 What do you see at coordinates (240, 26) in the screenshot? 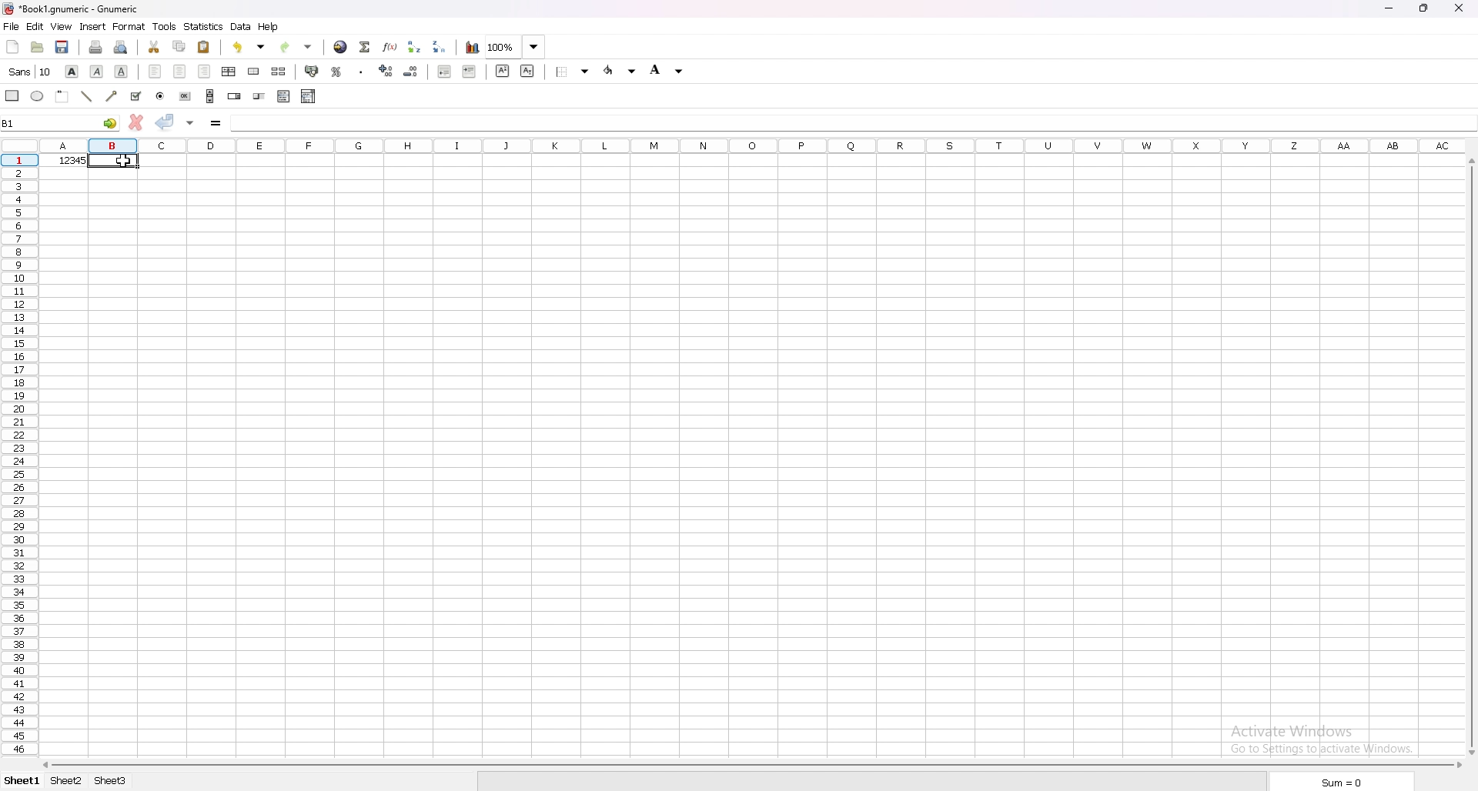
I see `data` at bounding box center [240, 26].